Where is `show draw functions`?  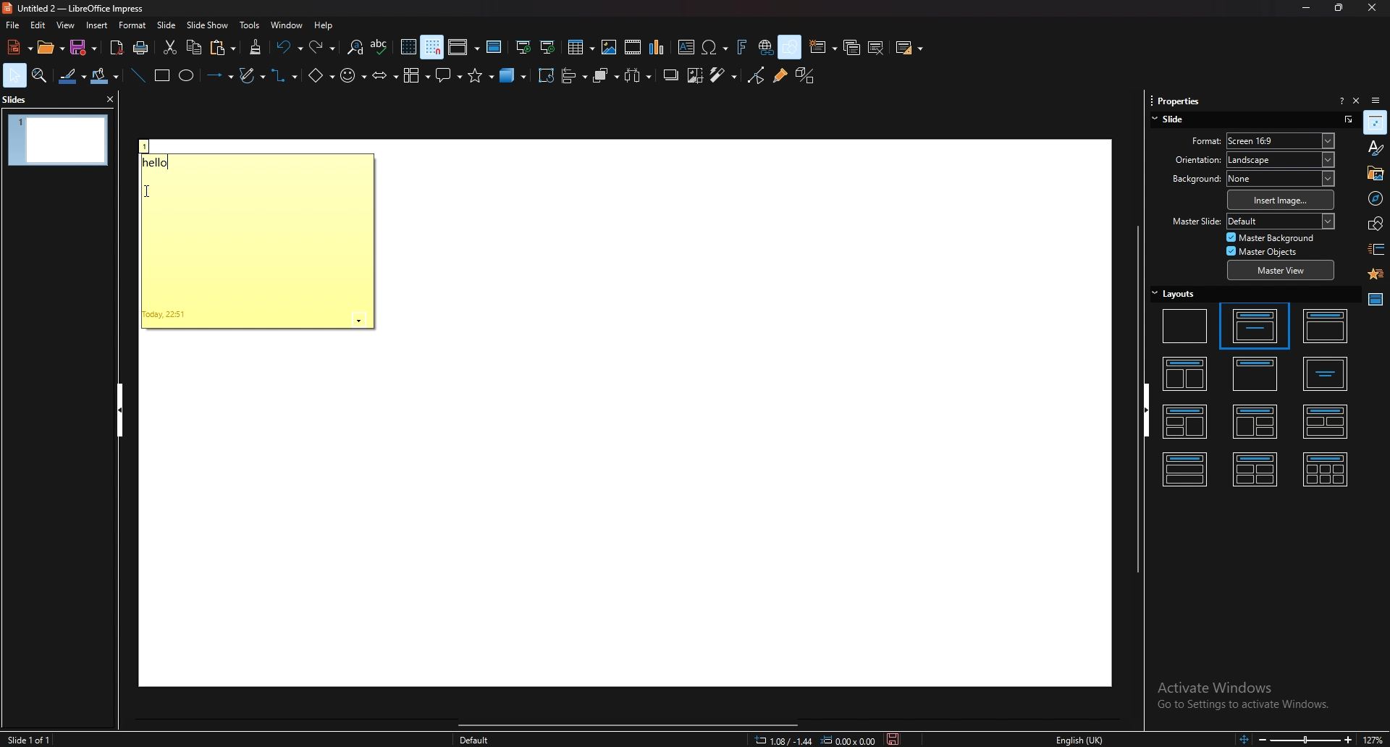 show draw functions is located at coordinates (789, 48).